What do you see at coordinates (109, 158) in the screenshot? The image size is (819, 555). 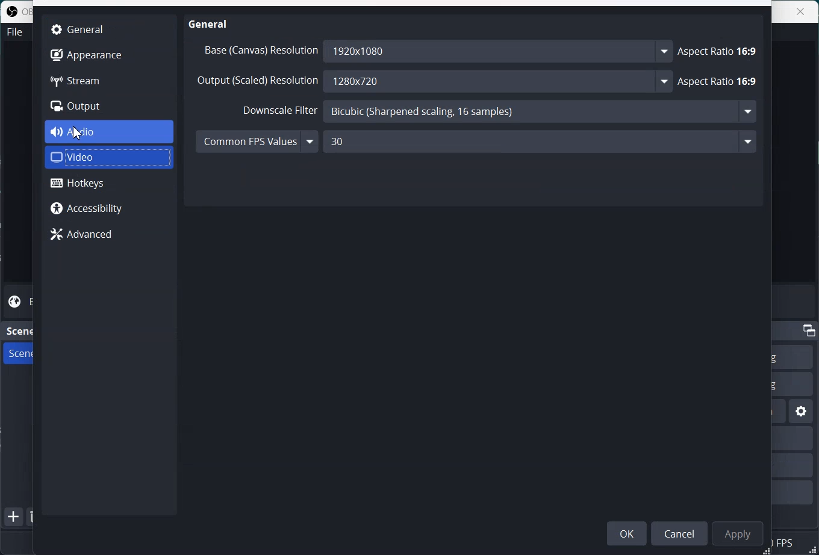 I see `Video` at bounding box center [109, 158].